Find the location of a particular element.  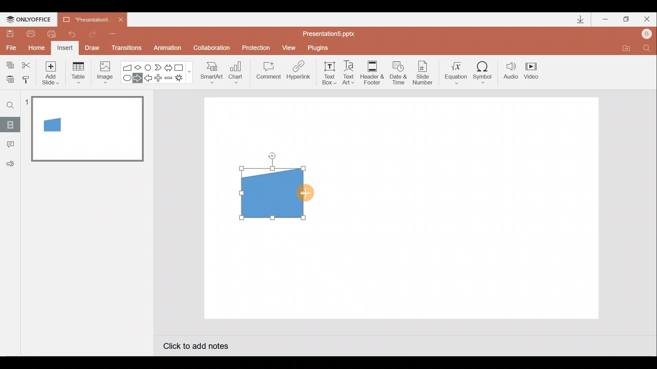

Explosion 1 is located at coordinates (183, 79).